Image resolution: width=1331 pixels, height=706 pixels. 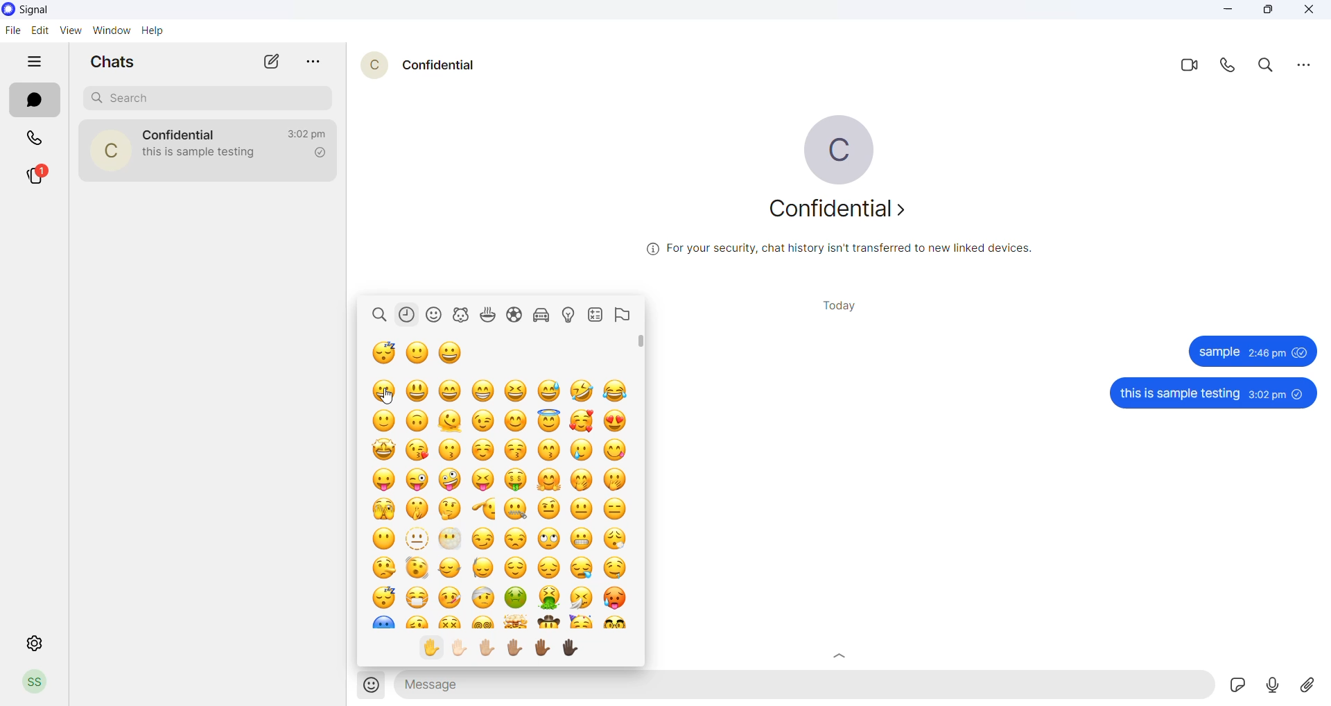 What do you see at coordinates (1224, 12) in the screenshot?
I see `minimize` at bounding box center [1224, 12].